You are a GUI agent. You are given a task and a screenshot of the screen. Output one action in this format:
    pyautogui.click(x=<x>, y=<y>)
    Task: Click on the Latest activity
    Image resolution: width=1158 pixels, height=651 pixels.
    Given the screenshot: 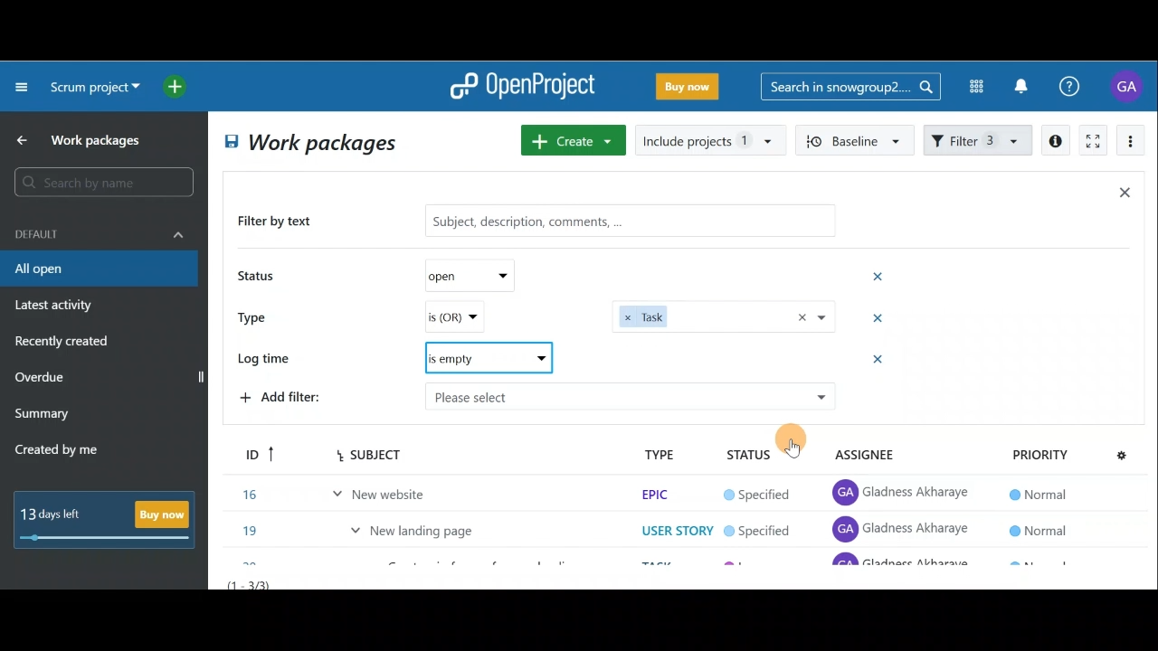 What is the action you would take?
    pyautogui.click(x=56, y=307)
    